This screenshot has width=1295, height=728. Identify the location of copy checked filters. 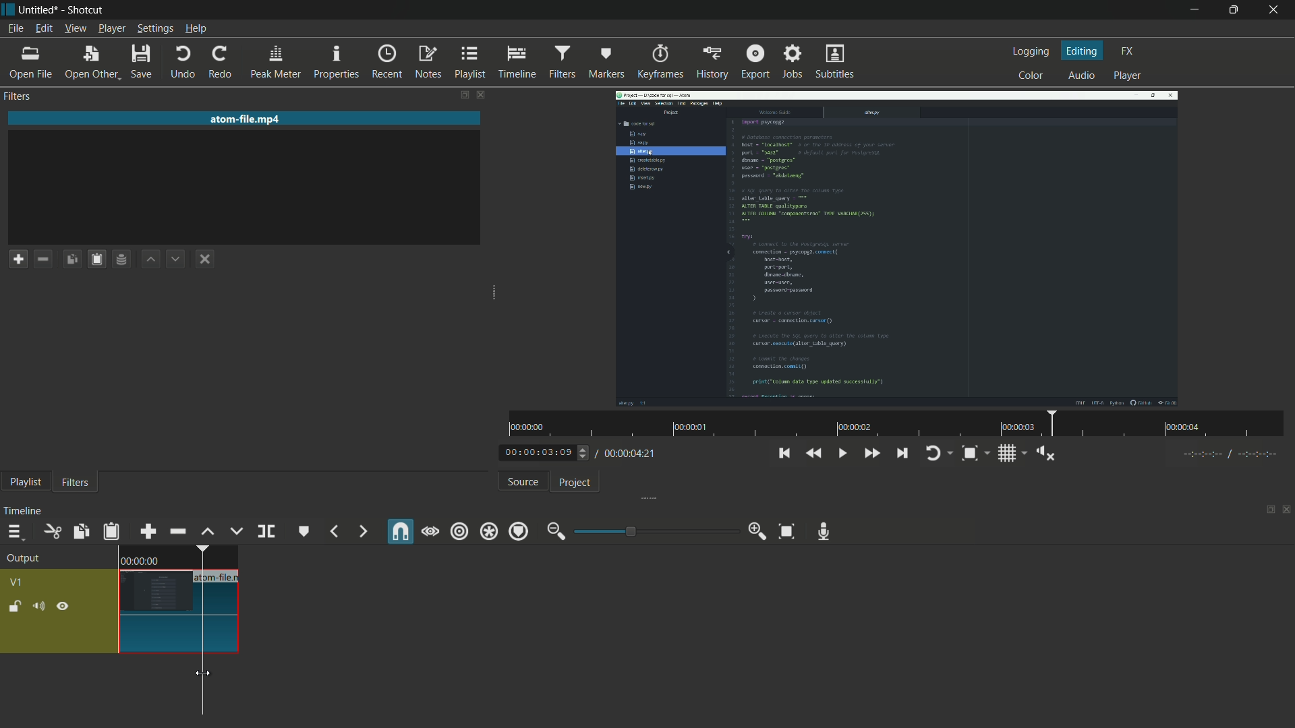
(71, 259).